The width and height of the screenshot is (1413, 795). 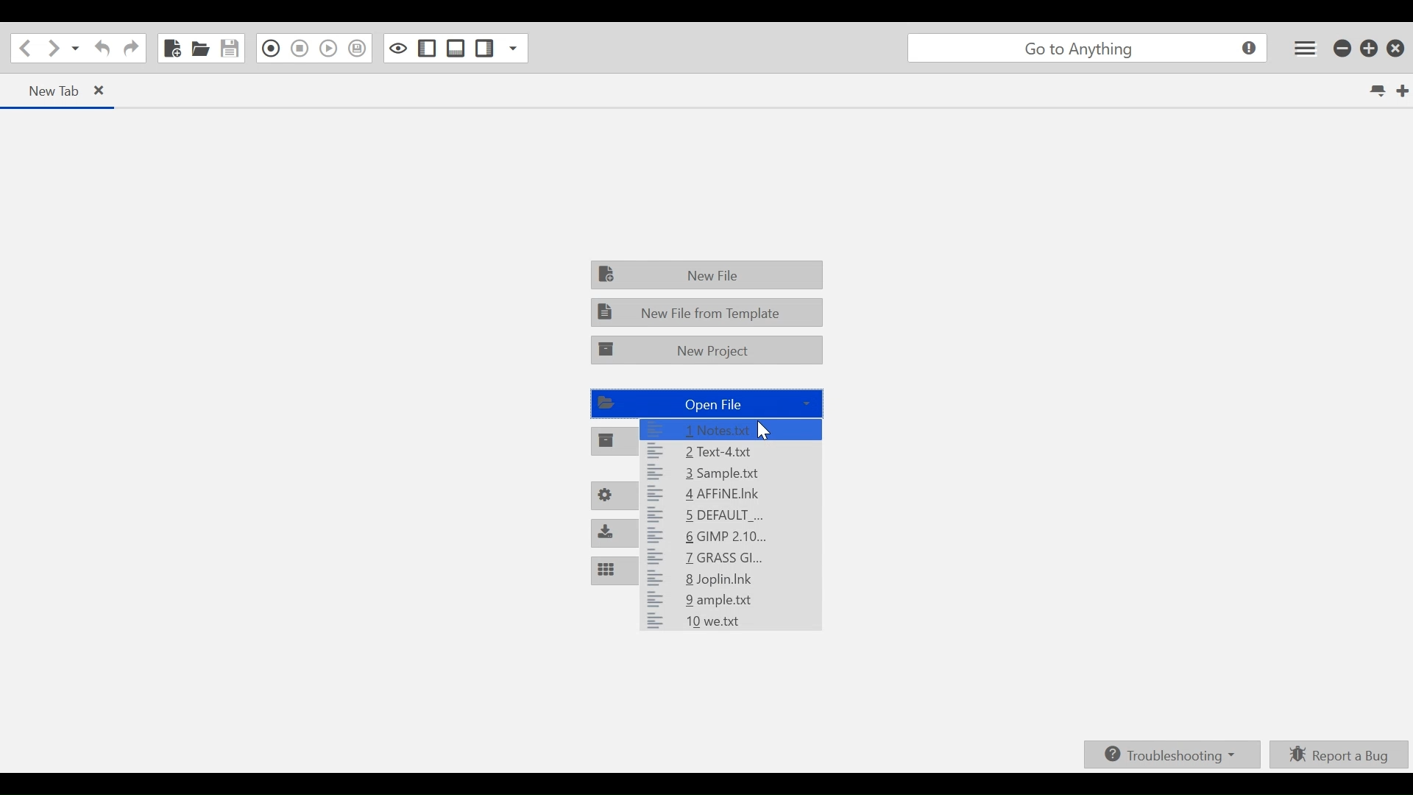 I want to click on 8 Joplin.Ink, so click(x=733, y=578).